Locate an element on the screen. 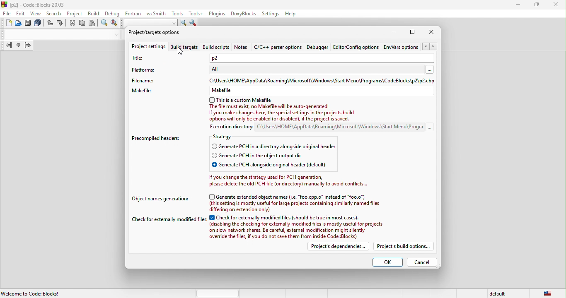 The image size is (566, 298). Makefiles is located at coordinates (235, 90).